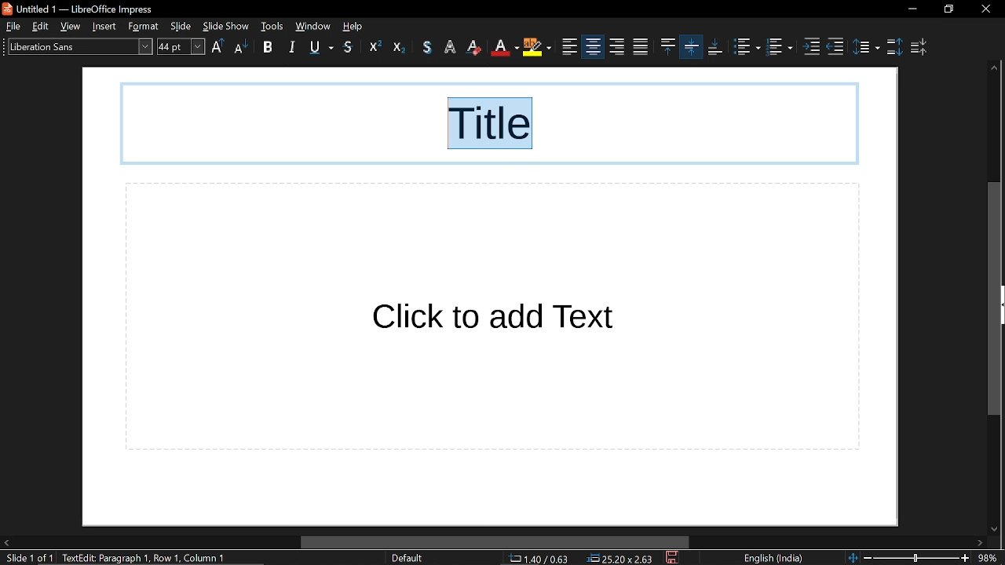 The height and width of the screenshot is (565, 1005). Describe the element at coordinates (492, 126) in the screenshot. I see `selected text` at that location.